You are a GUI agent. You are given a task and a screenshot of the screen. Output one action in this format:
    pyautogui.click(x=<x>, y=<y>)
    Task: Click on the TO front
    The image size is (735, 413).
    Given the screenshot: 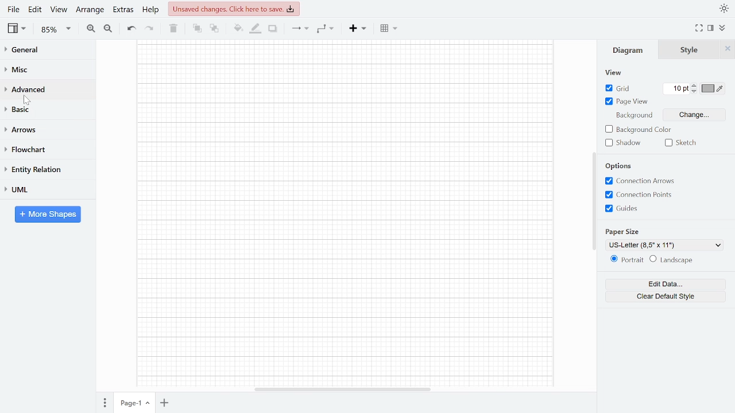 What is the action you would take?
    pyautogui.click(x=198, y=29)
    